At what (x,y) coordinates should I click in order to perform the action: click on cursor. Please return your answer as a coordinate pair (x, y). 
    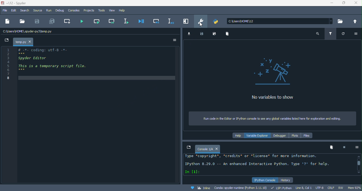
    Looking at the image, I should click on (201, 25).